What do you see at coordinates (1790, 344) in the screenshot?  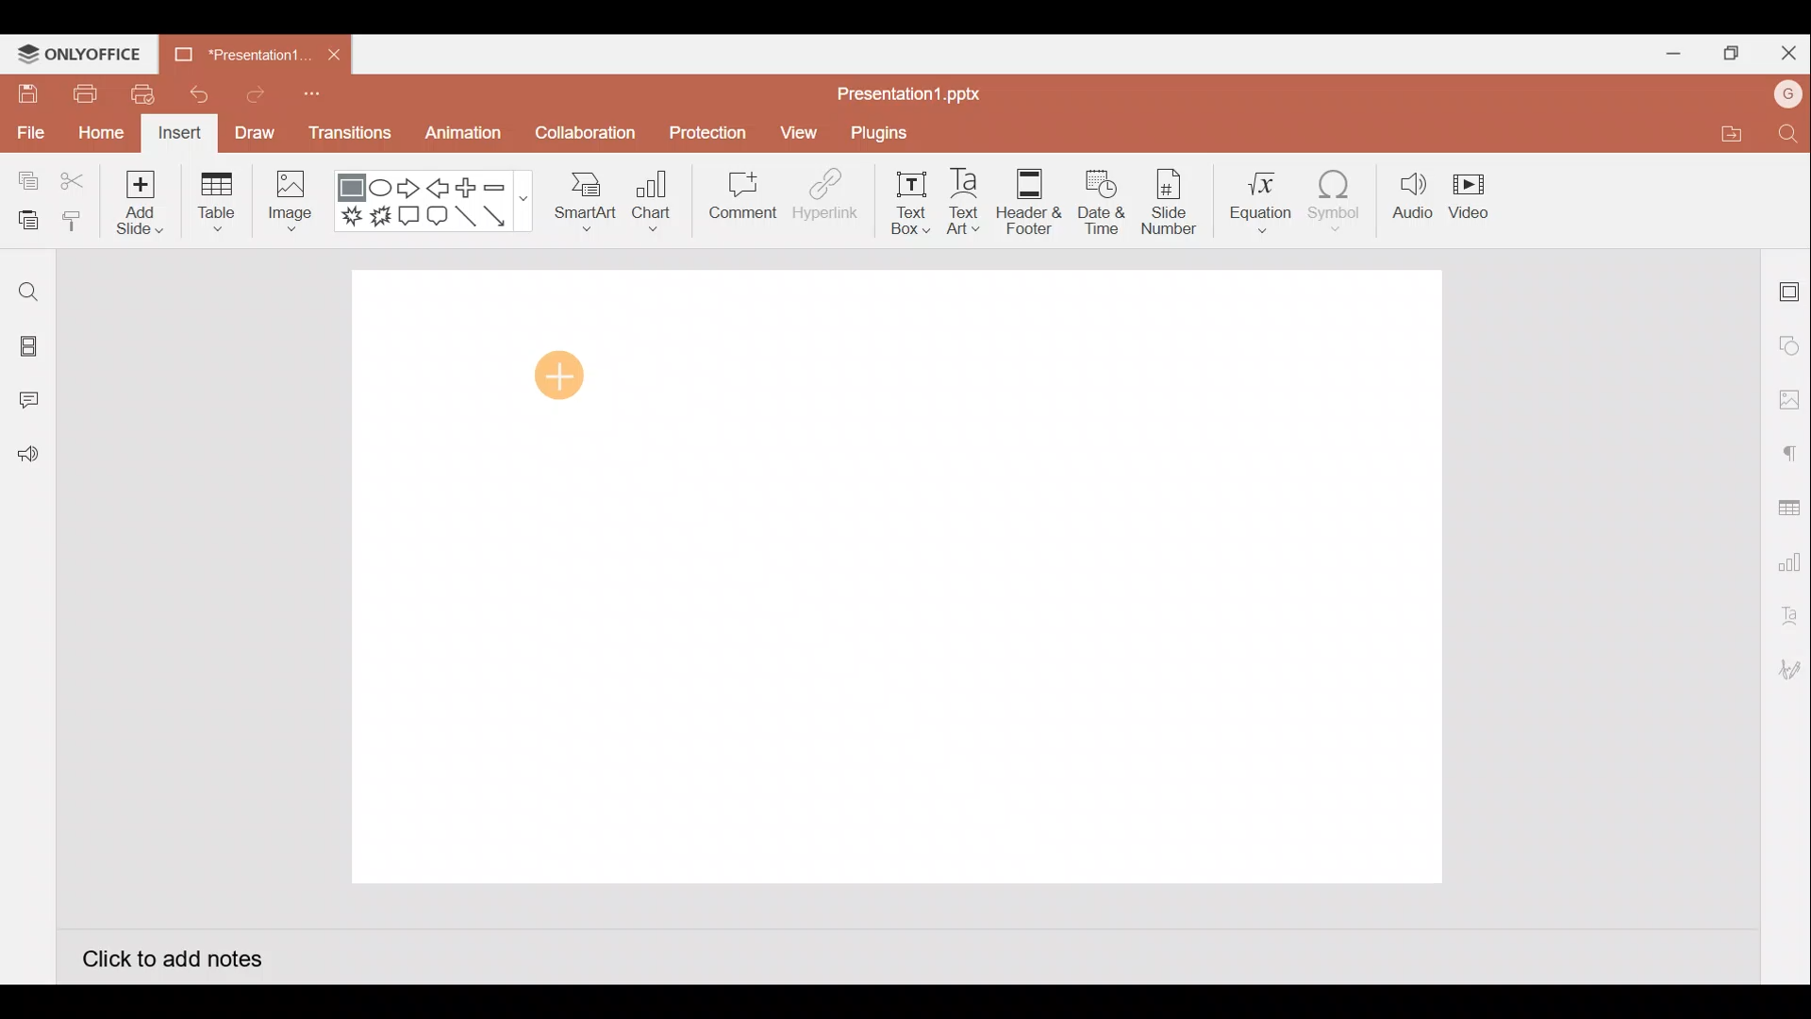 I see `Shape settings` at bounding box center [1790, 344].